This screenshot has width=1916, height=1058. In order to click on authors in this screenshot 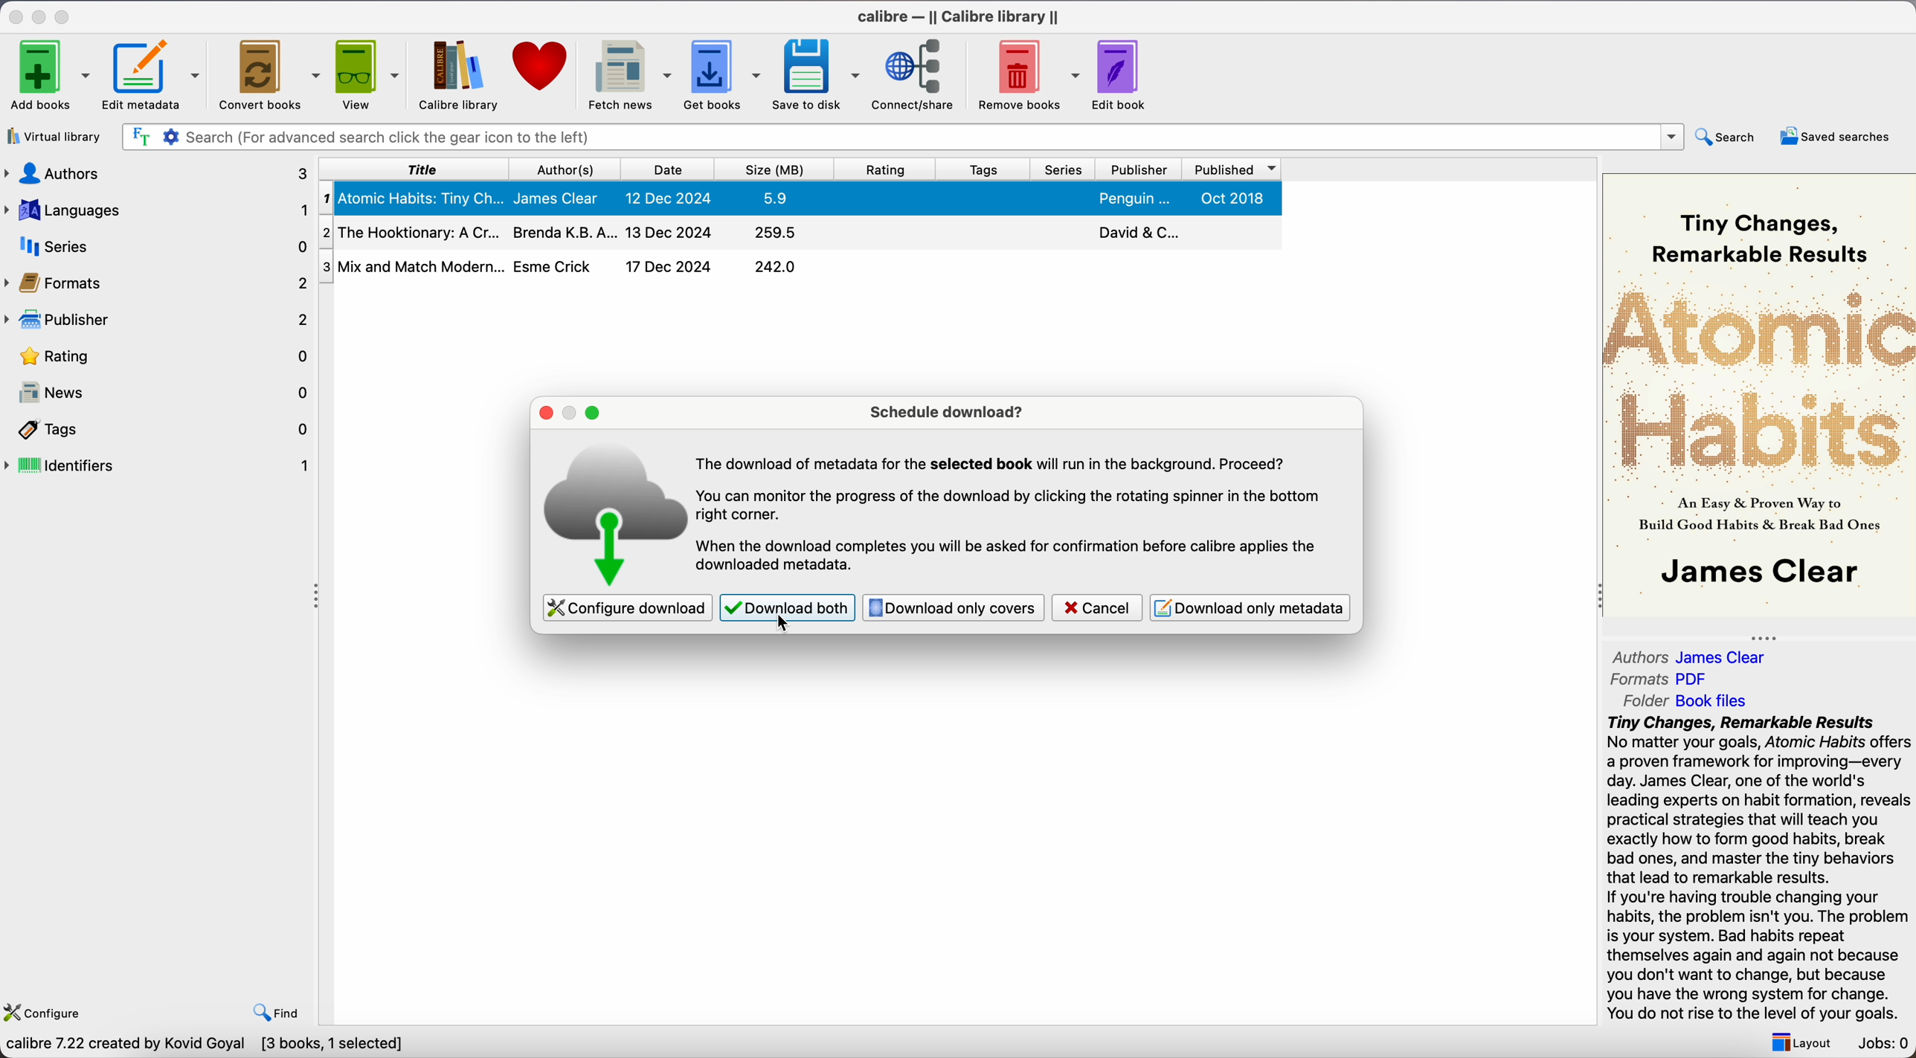, I will do `click(158, 172)`.